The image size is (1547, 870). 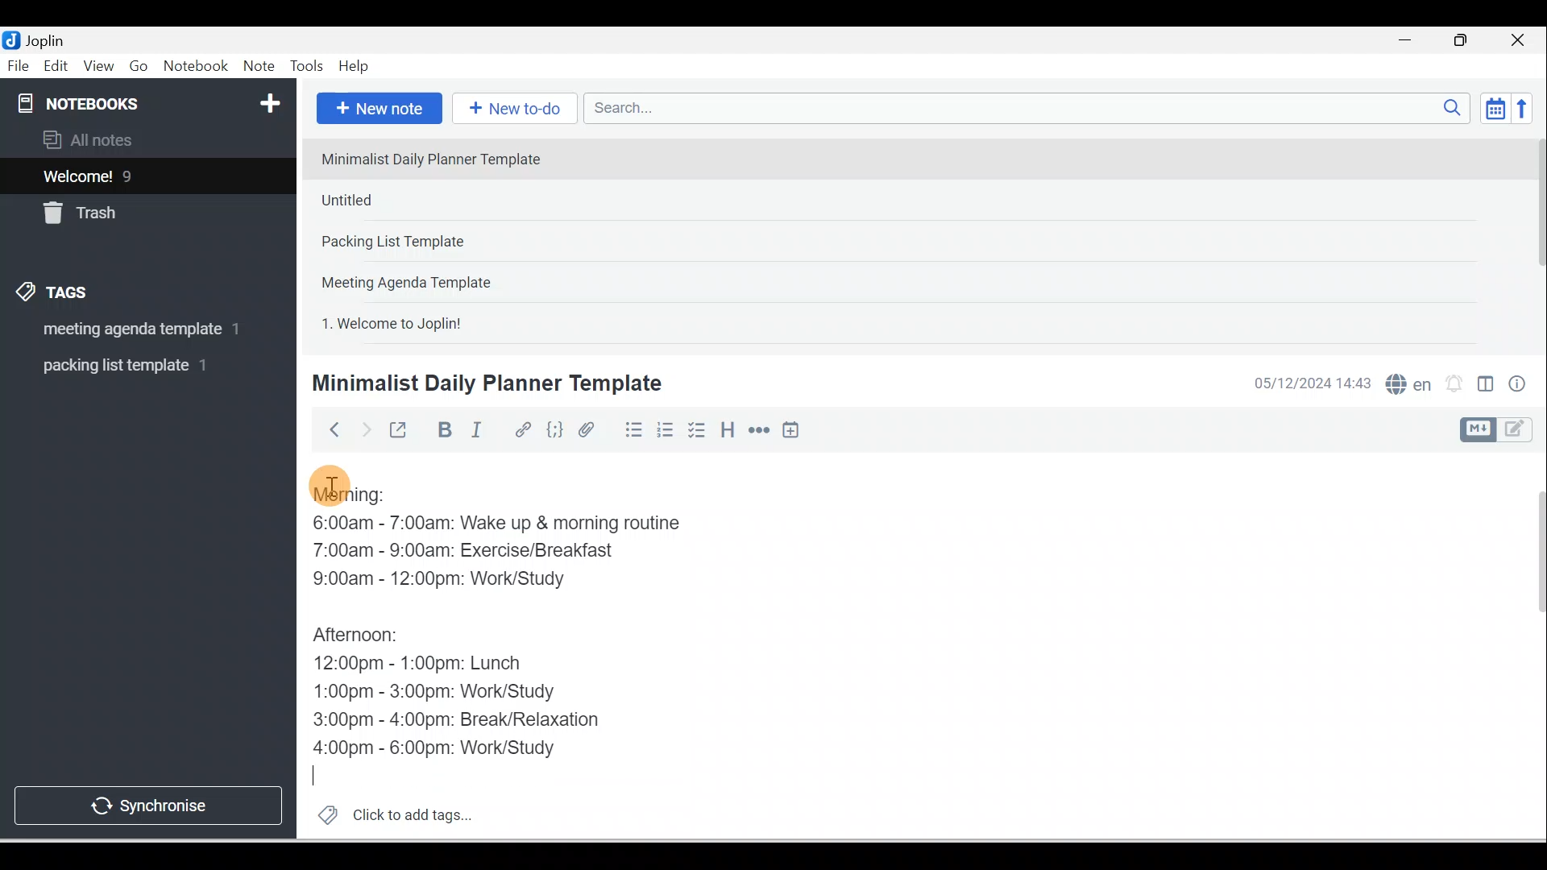 I want to click on Note properties, so click(x=1519, y=386).